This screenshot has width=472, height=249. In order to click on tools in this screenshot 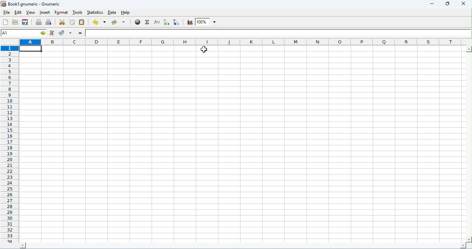, I will do `click(77, 12)`.